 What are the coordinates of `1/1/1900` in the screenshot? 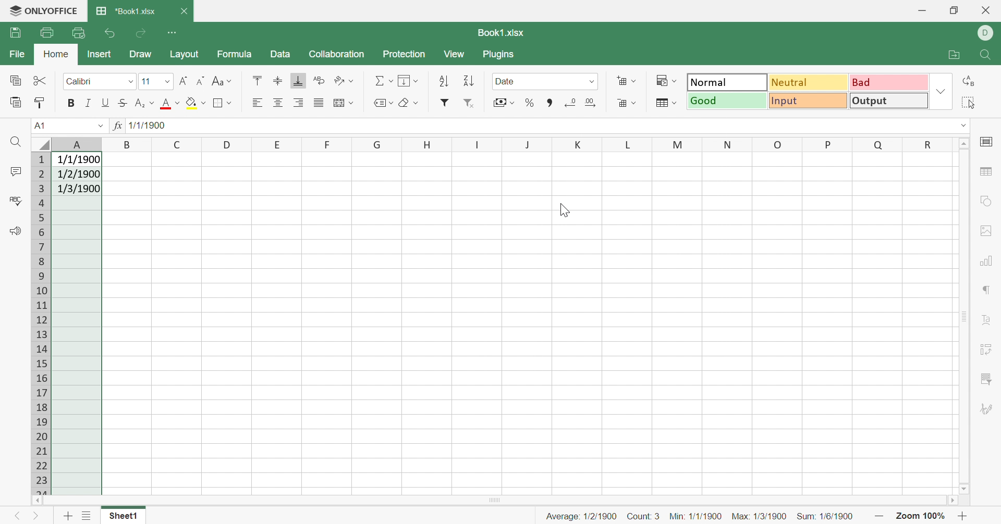 It's located at (148, 124).